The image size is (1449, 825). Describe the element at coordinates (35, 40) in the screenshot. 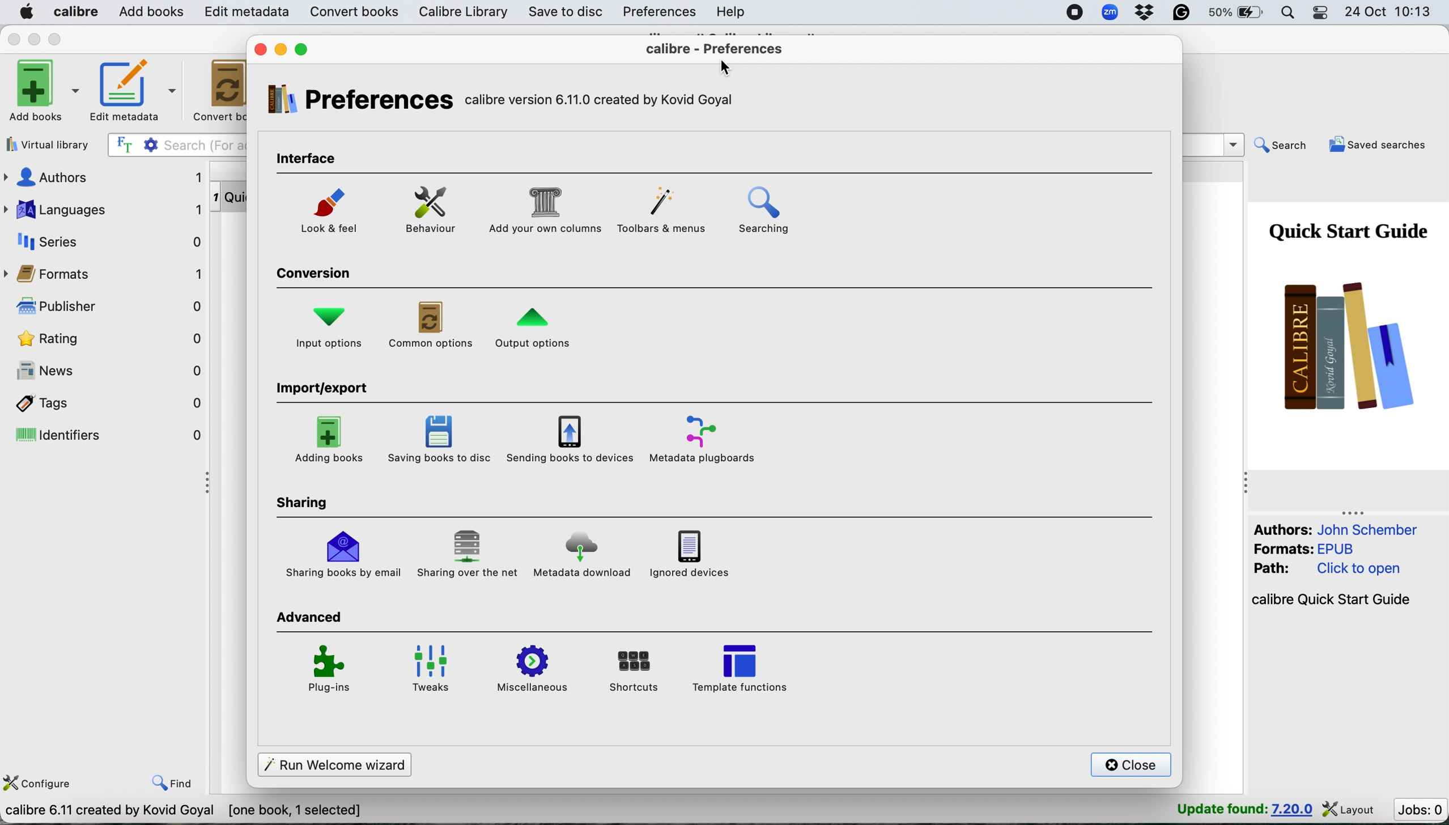

I see `minimise` at that location.